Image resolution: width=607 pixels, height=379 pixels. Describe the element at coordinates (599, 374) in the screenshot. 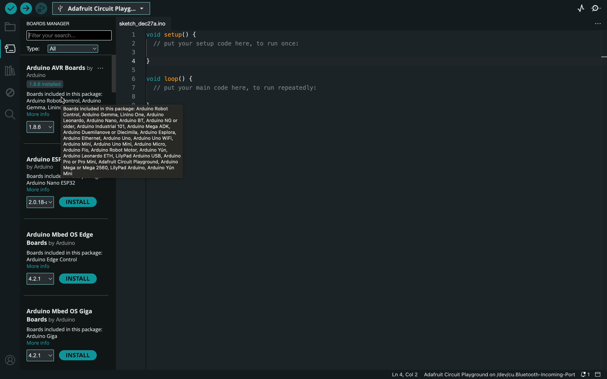

I see `close slide bar` at that location.